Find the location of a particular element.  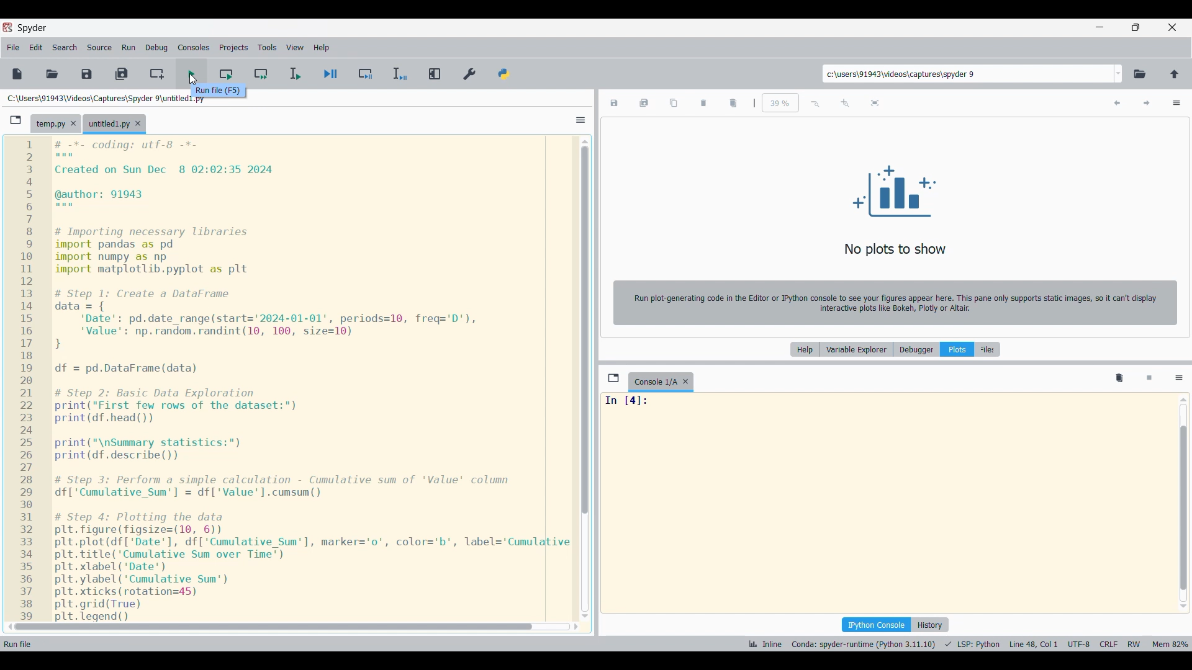

Consoles menu  is located at coordinates (194, 47).